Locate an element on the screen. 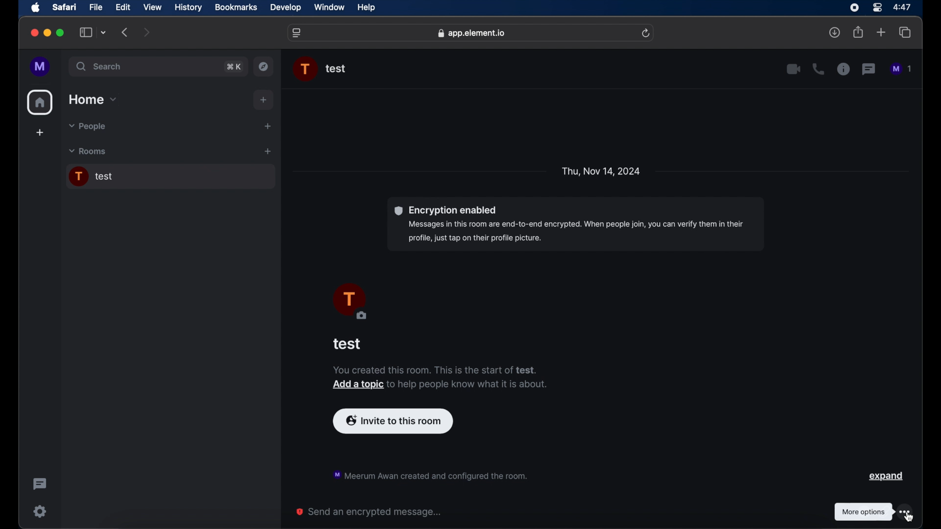 Image resolution: width=941 pixels, height=529 pixels. more options is located at coordinates (906, 512).